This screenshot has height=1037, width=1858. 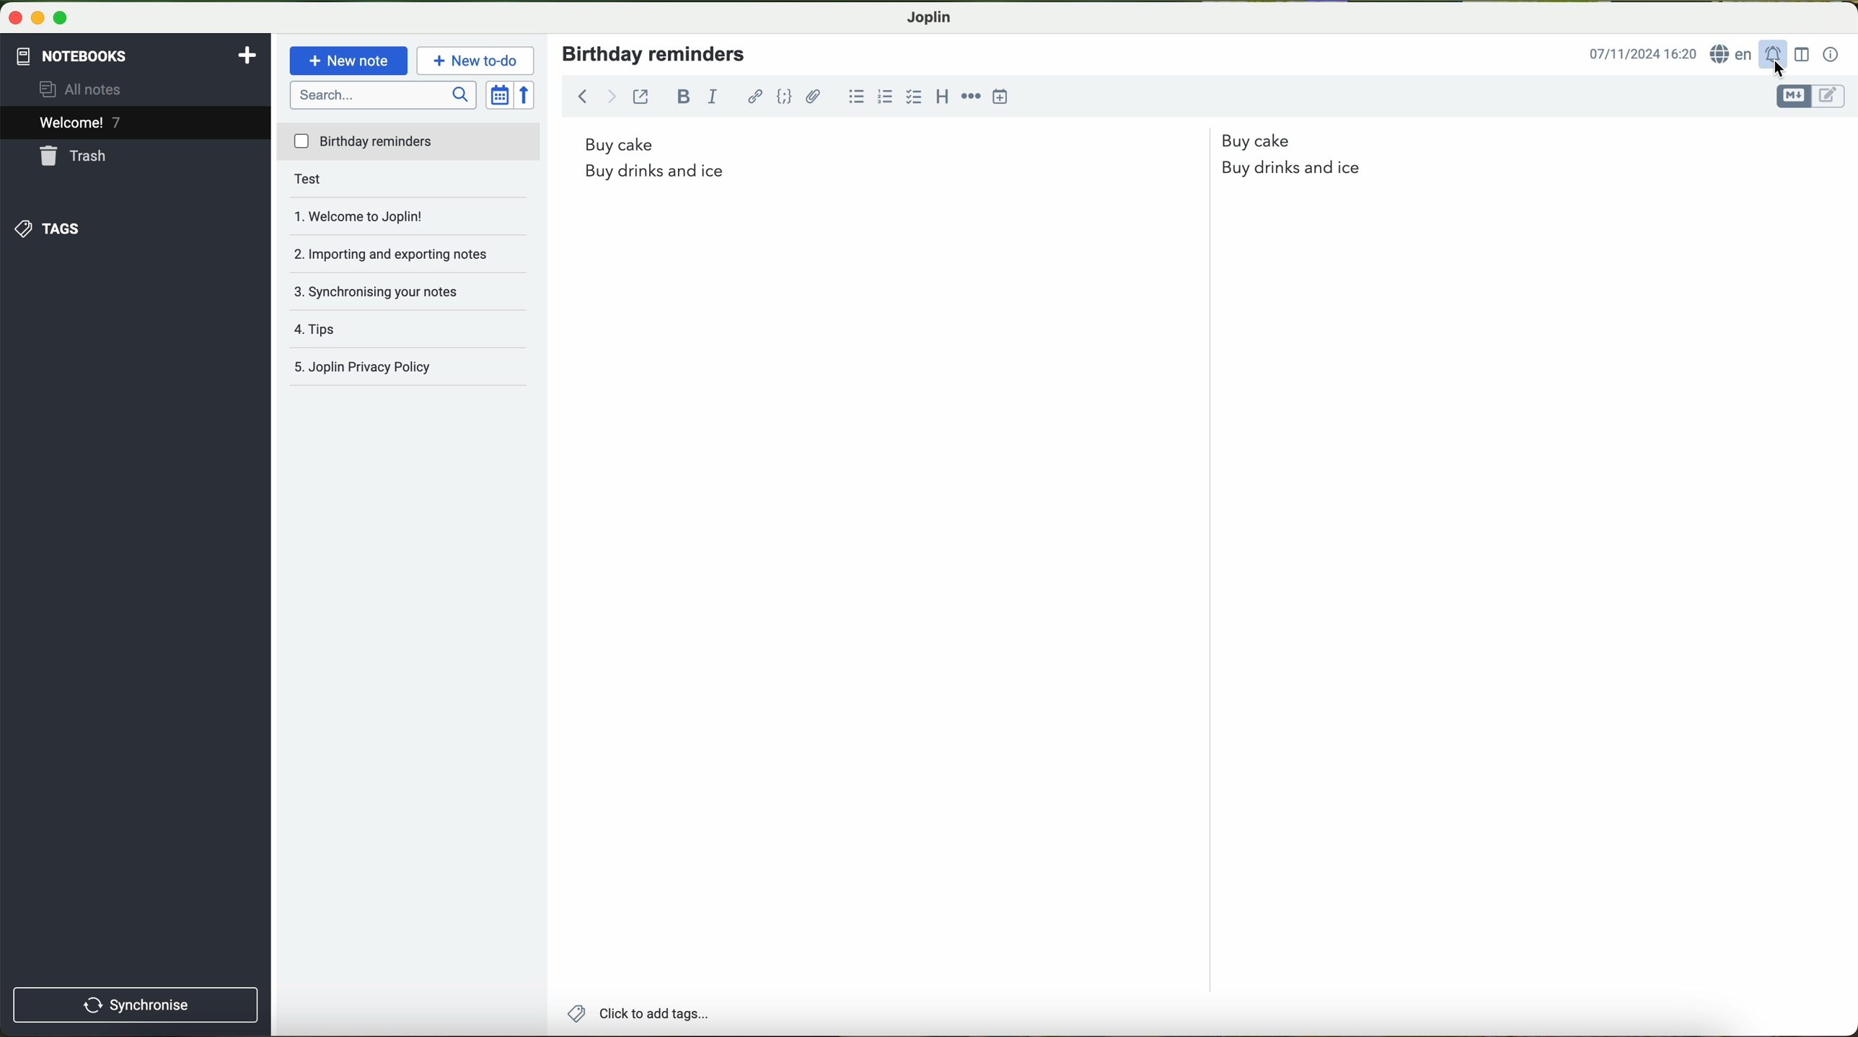 I want to click on attach file, so click(x=813, y=97).